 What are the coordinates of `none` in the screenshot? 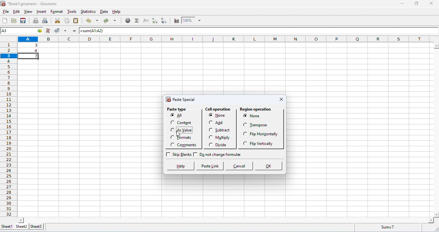 It's located at (262, 116).